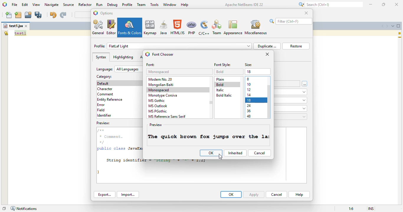 This screenshot has height=212, width=403. What do you see at coordinates (249, 65) in the screenshot?
I see `size` at bounding box center [249, 65].